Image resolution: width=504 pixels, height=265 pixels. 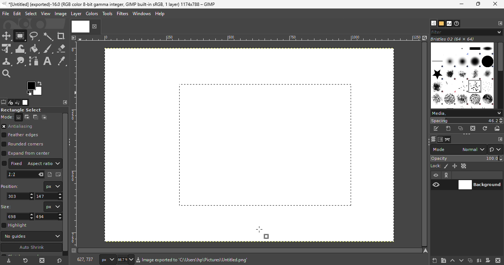 I want to click on visibility, so click(x=436, y=185).